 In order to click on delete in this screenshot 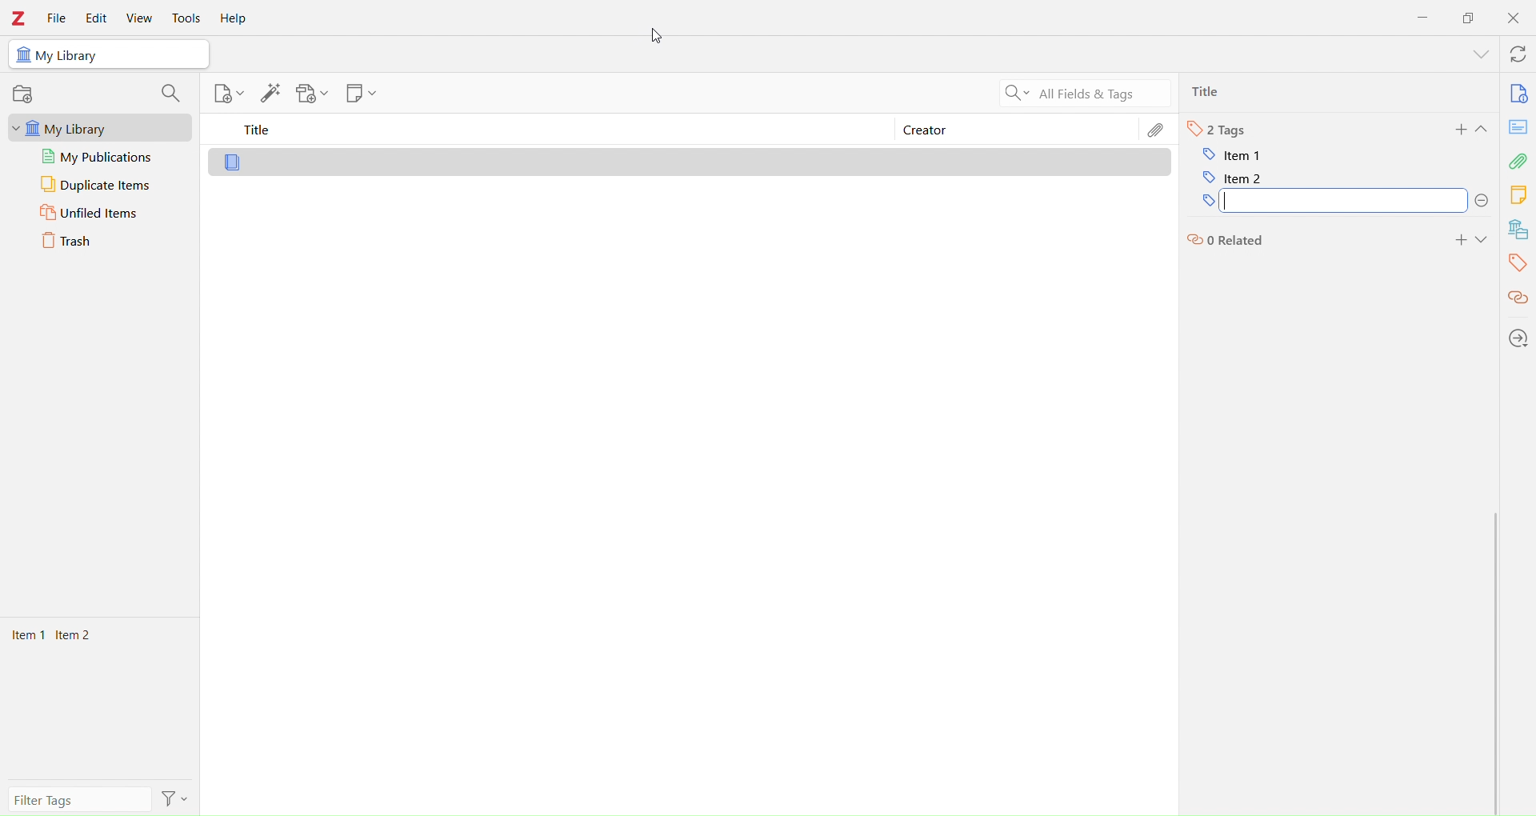, I will do `click(1475, 199)`.